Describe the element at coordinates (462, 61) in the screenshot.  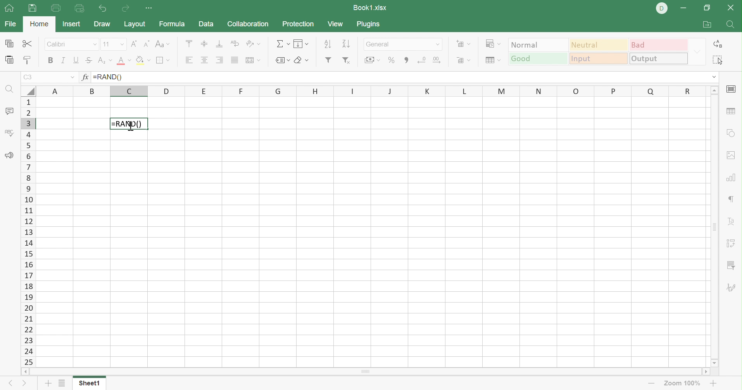
I see `Delete cell` at that location.